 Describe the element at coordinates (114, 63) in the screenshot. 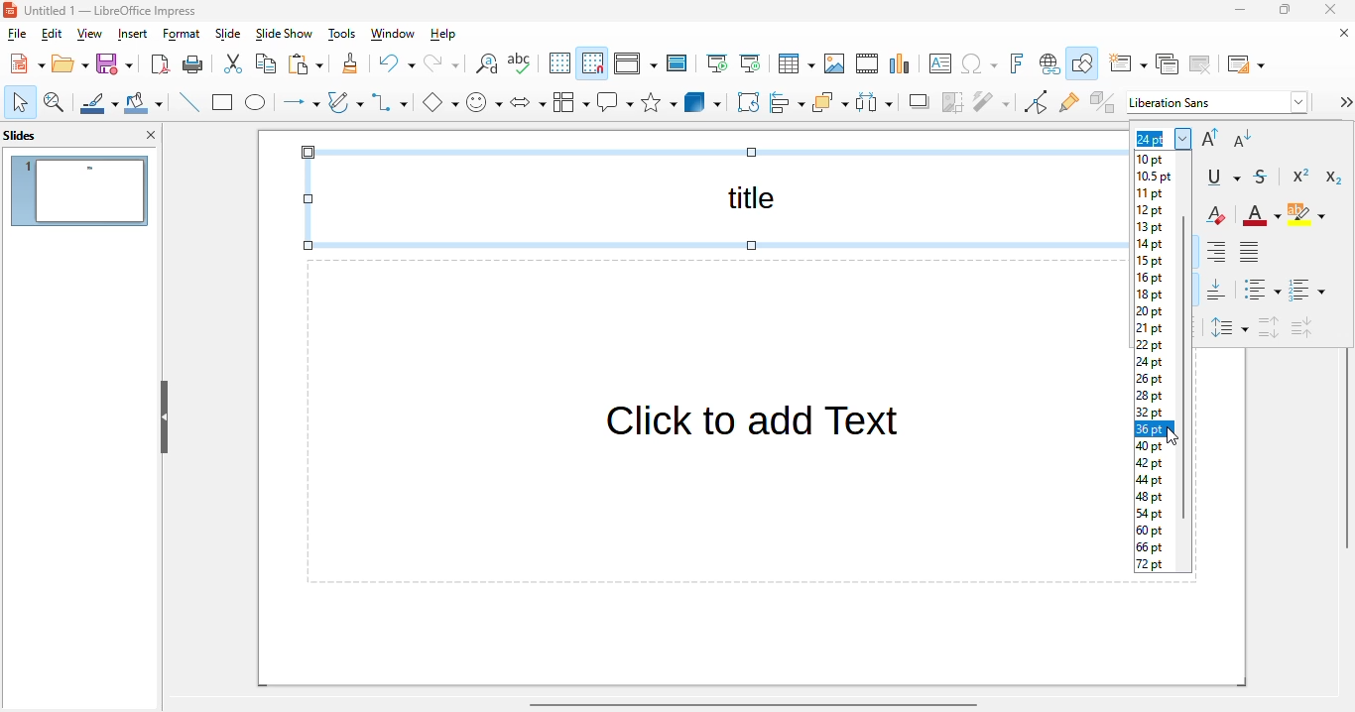

I see `save` at that location.